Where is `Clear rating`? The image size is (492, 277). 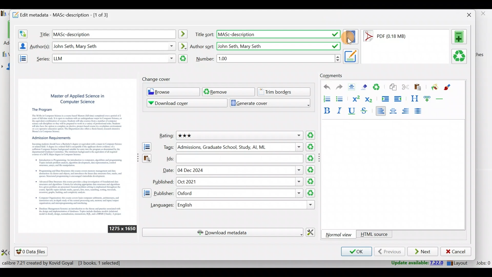
Clear rating is located at coordinates (311, 136).